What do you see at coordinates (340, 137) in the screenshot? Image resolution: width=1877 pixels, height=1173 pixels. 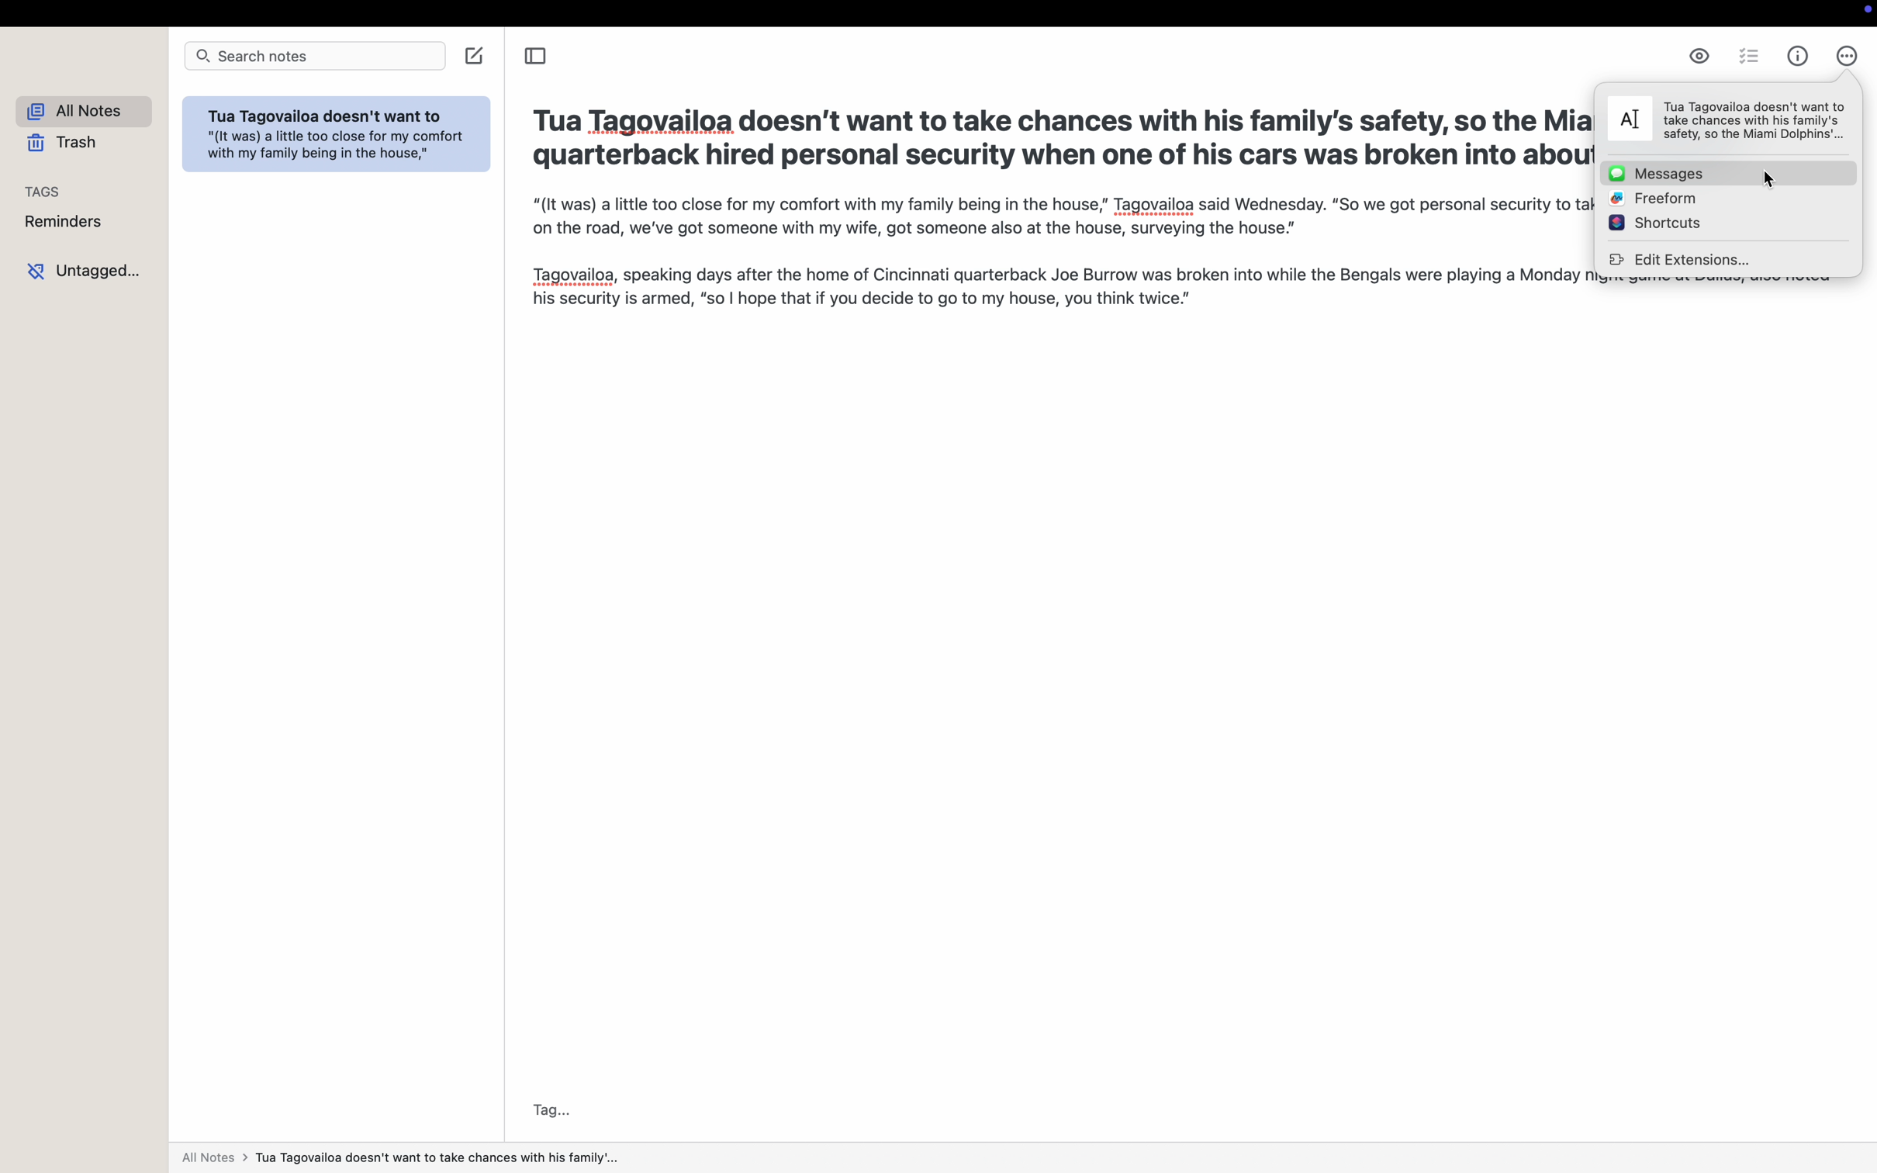 I see `Tua Tagovailoa doesn't want to
"(It was) a little too close for my comfort
with my family being in the house,"` at bounding box center [340, 137].